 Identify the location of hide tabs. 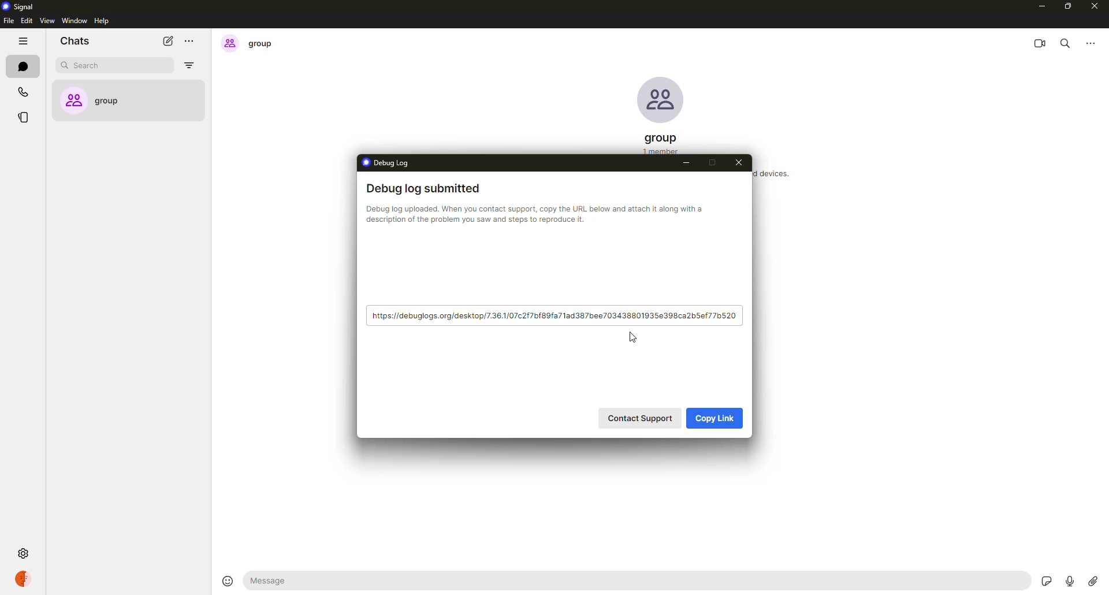
(24, 42).